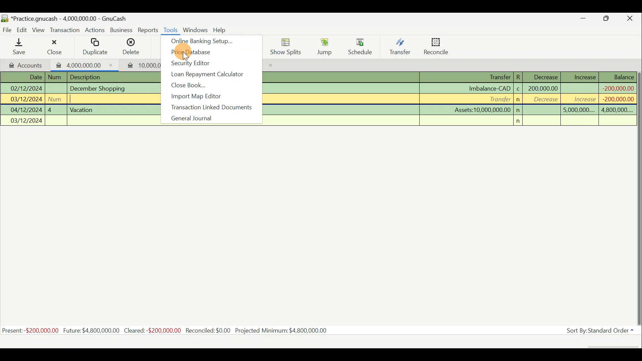 This screenshot has width=642, height=361. What do you see at coordinates (597, 331) in the screenshot?
I see `Sort by` at bounding box center [597, 331].